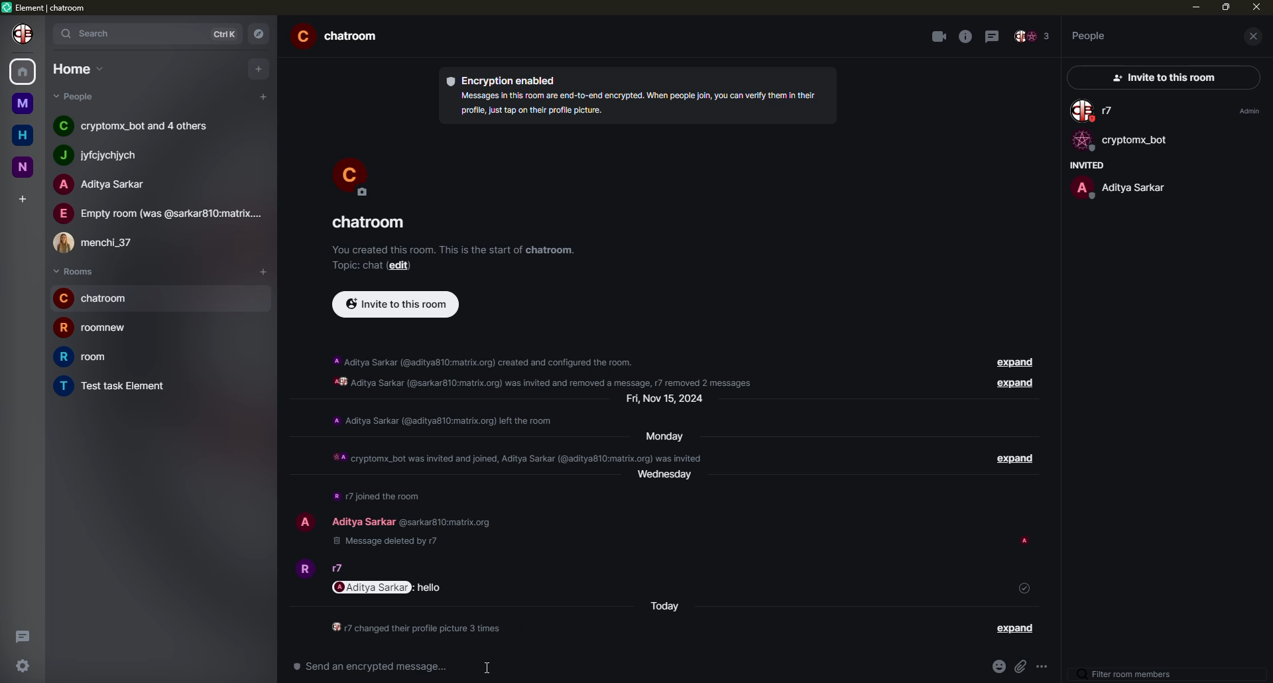 Image resolution: width=1273 pixels, height=683 pixels. I want to click on expand, so click(1010, 385).